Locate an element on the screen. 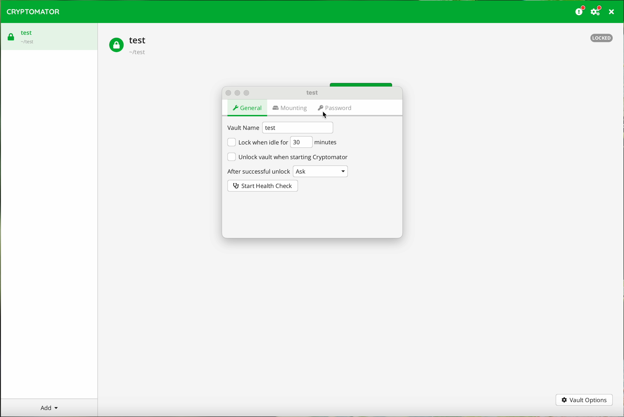 Image resolution: width=624 pixels, height=417 pixels. password is located at coordinates (335, 109).